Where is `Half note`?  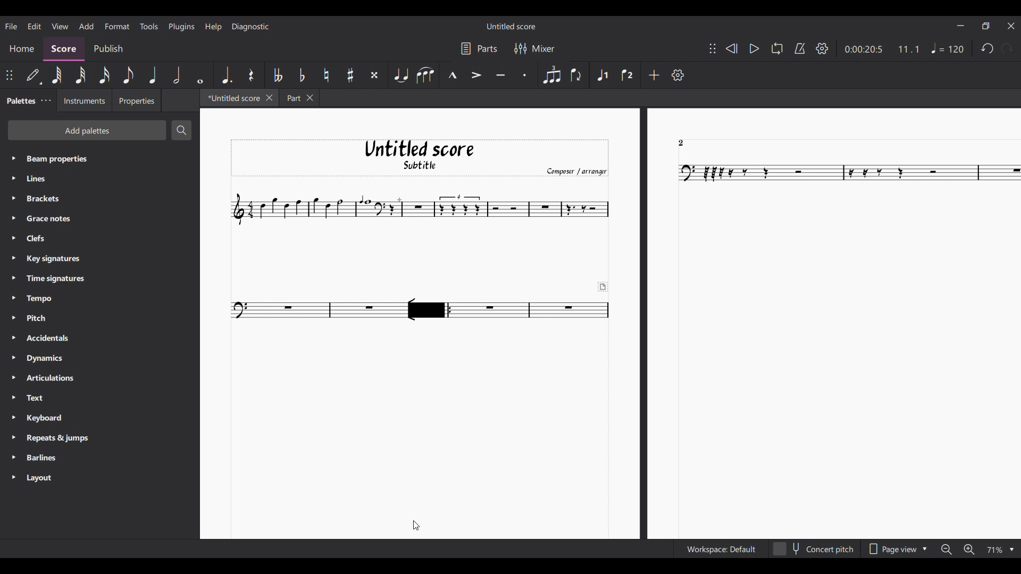 Half note is located at coordinates (177, 75).